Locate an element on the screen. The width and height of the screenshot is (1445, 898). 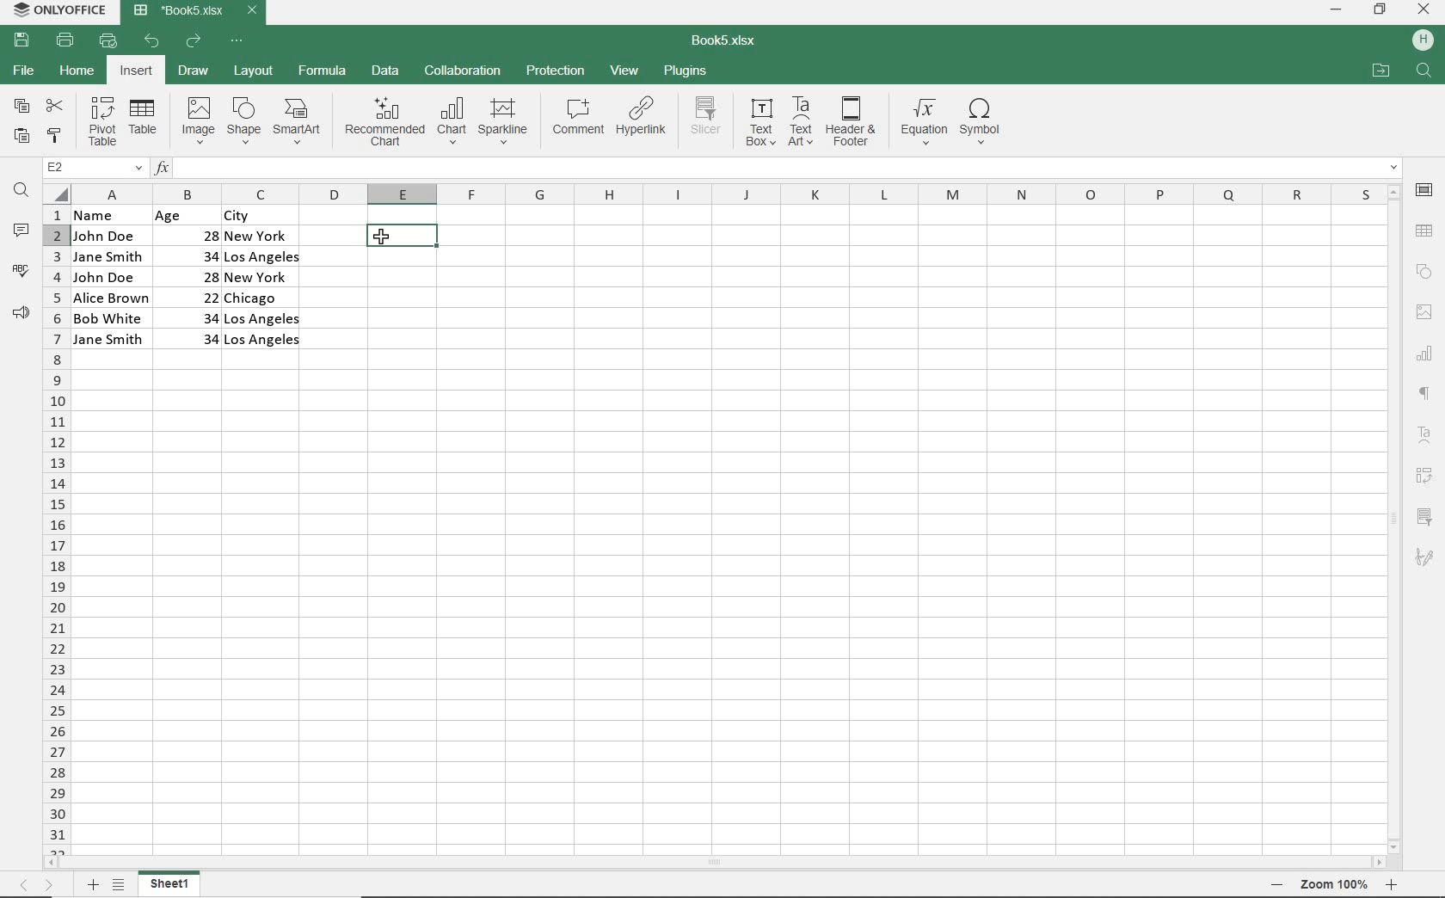
HYPERLINK is located at coordinates (643, 121).